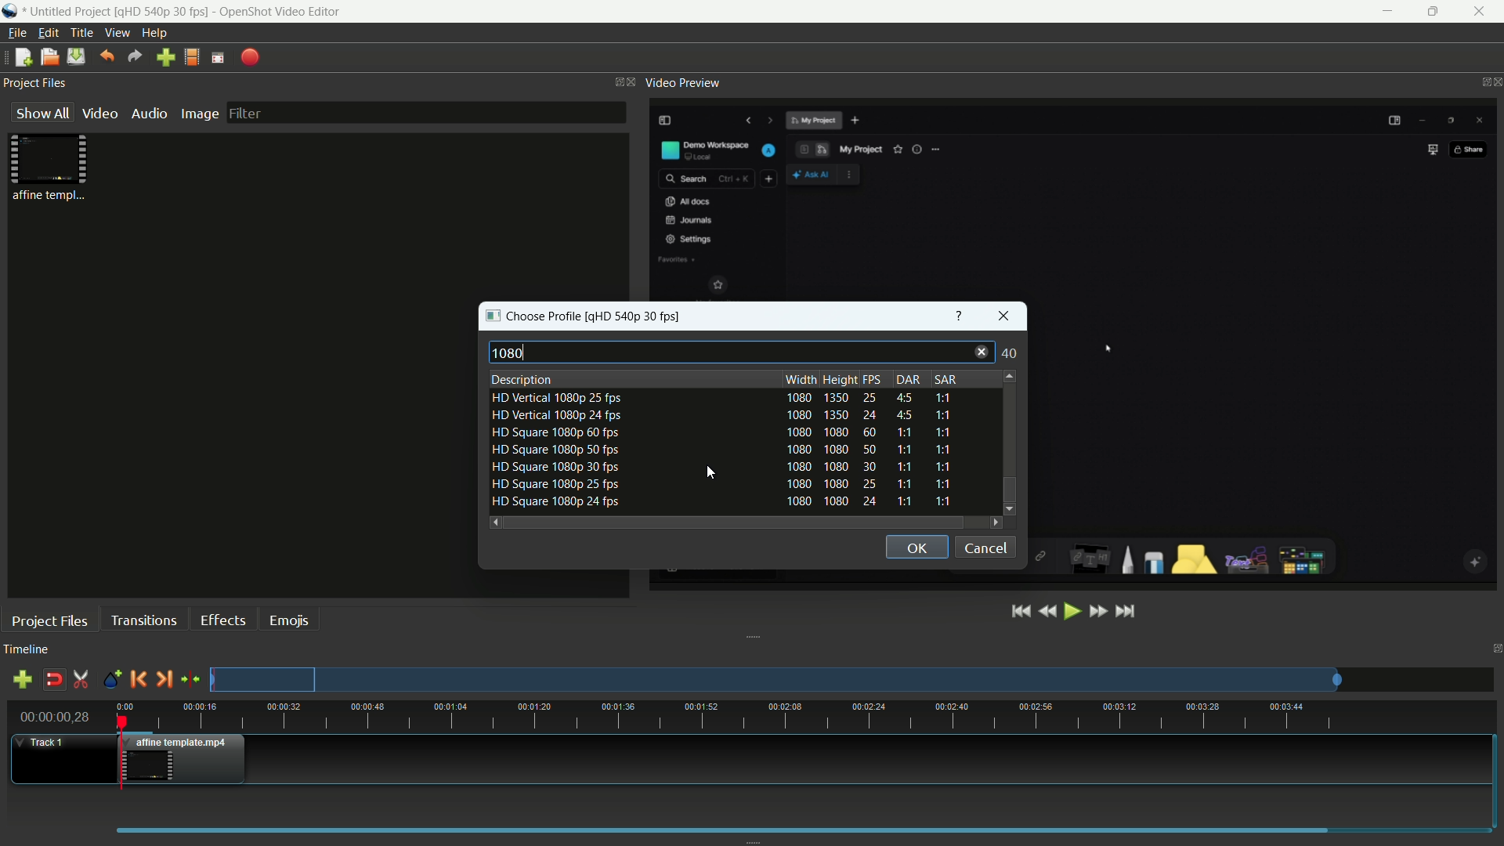  I want to click on profile, so click(638, 316).